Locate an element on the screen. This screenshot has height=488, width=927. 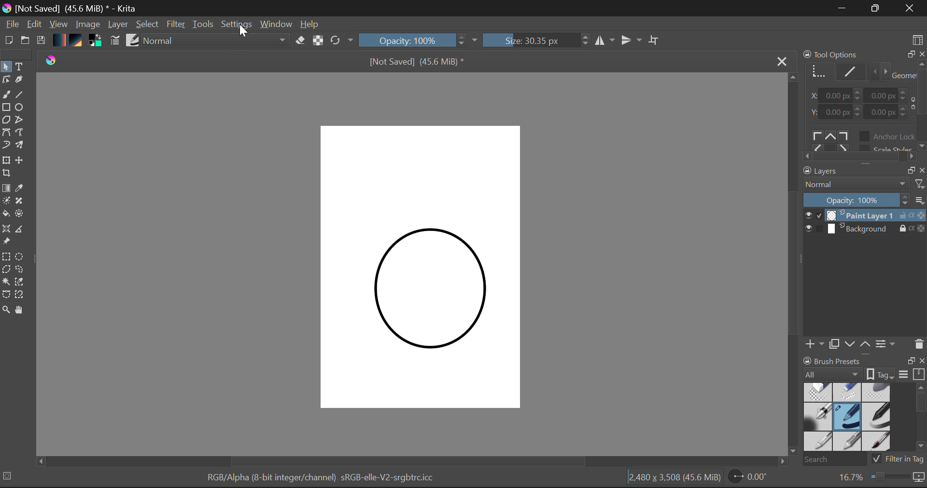
Crop is located at coordinates (655, 42).